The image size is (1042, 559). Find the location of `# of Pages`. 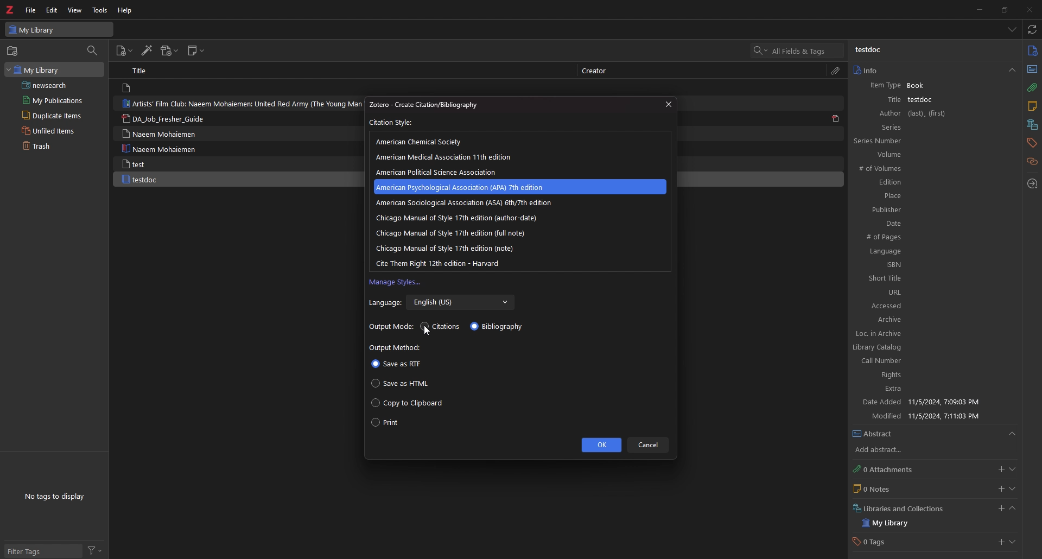

# of Pages is located at coordinates (929, 238).